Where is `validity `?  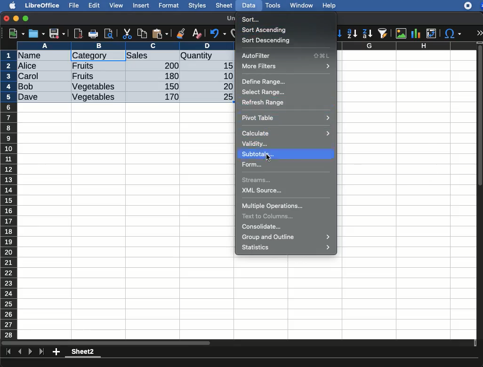
validity  is located at coordinates (256, 144).